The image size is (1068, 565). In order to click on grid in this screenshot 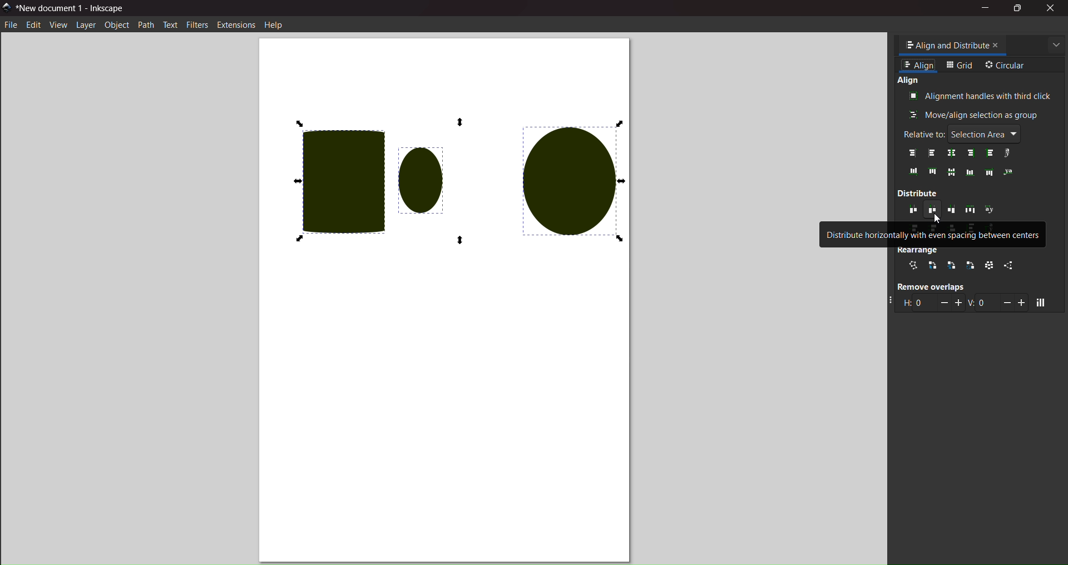, I will do `click(959, 65)`.